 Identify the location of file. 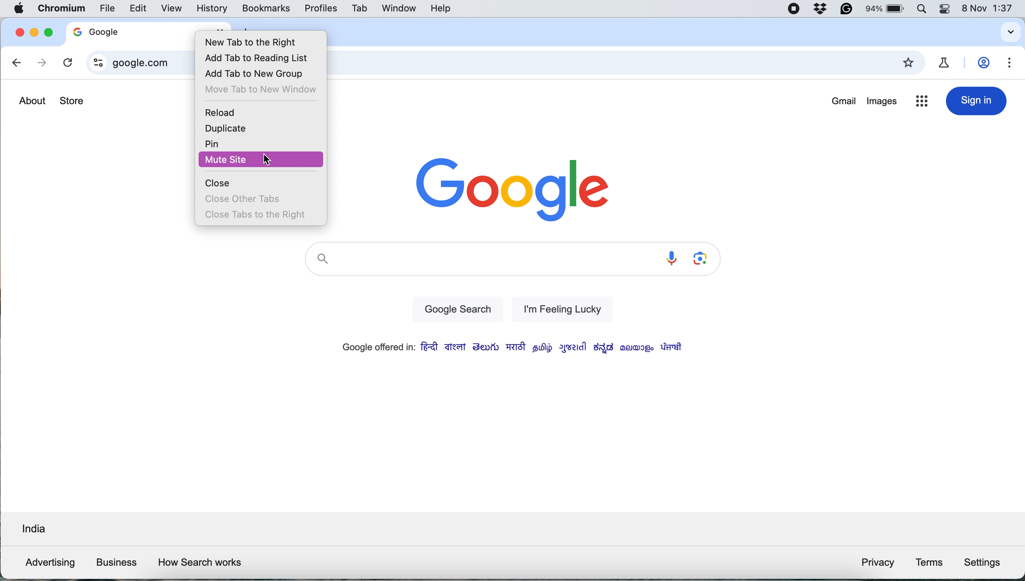
(107, 8).